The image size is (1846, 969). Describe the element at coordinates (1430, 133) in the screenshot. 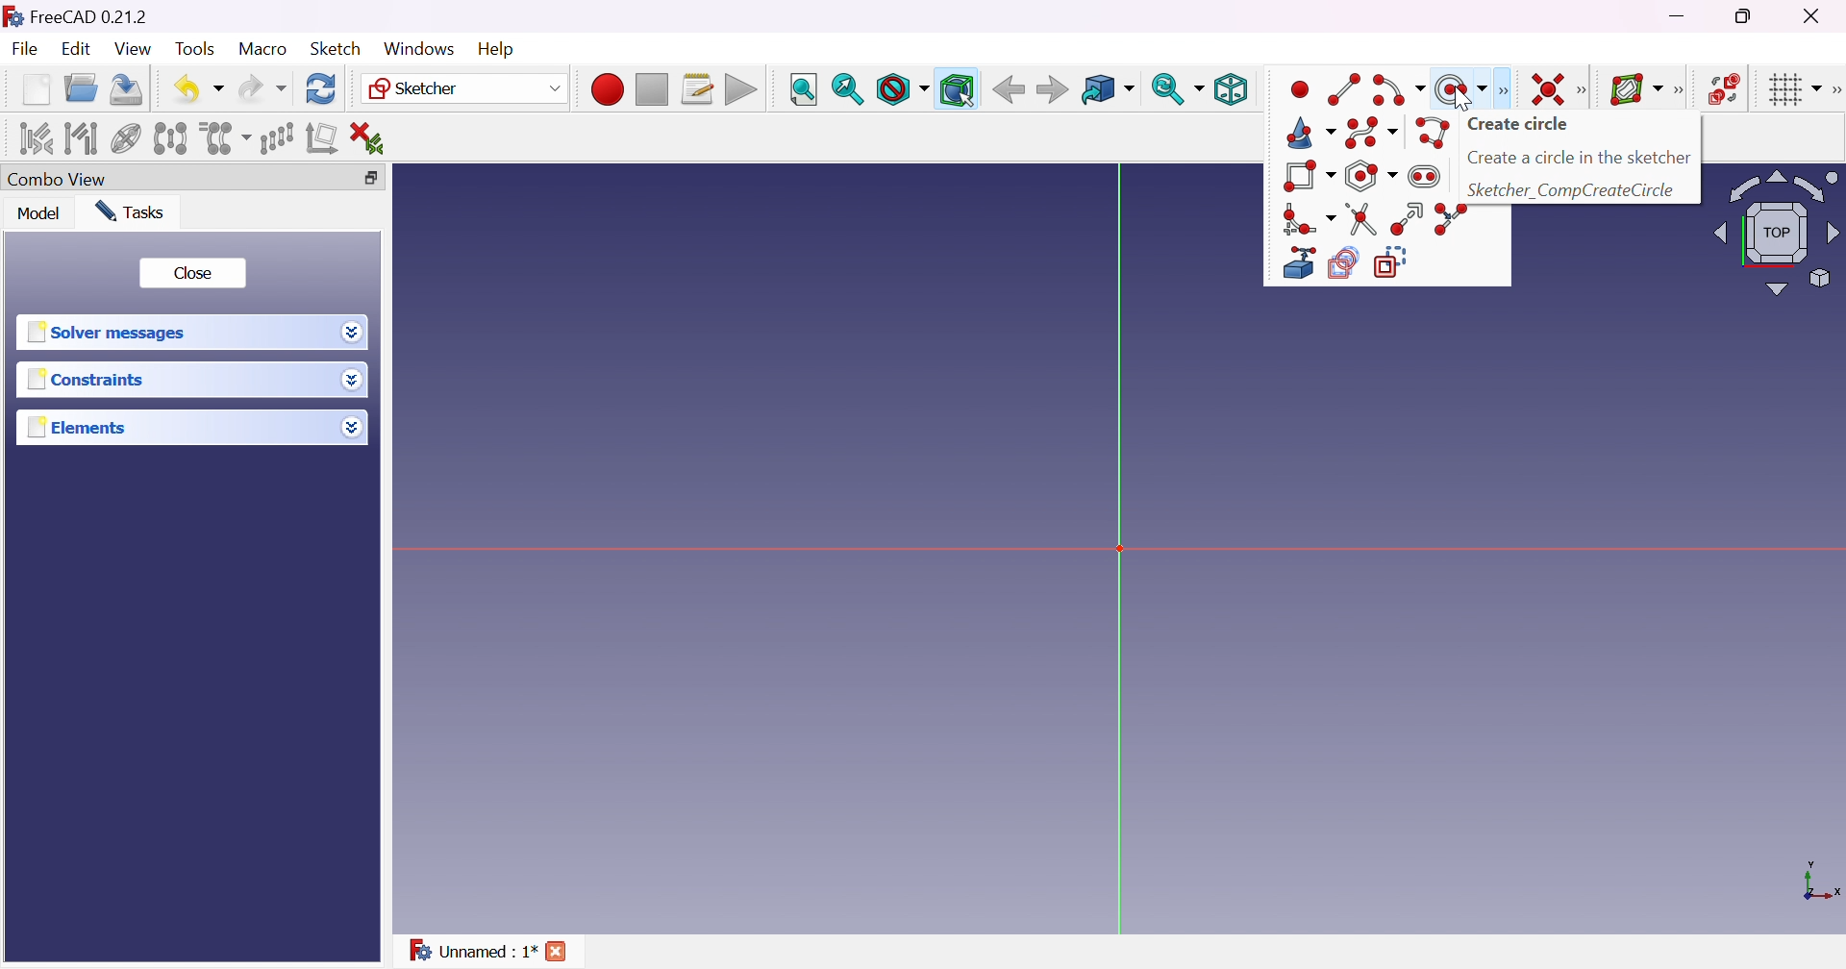

I see `Create polyline` at that location.